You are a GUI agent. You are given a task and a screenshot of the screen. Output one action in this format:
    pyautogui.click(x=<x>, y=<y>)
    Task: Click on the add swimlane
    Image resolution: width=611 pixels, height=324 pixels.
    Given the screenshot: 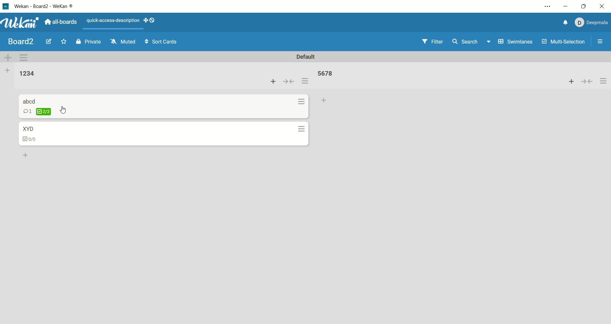 What is the action you would take?
    pyautogui.click(x=9, y=57)
    